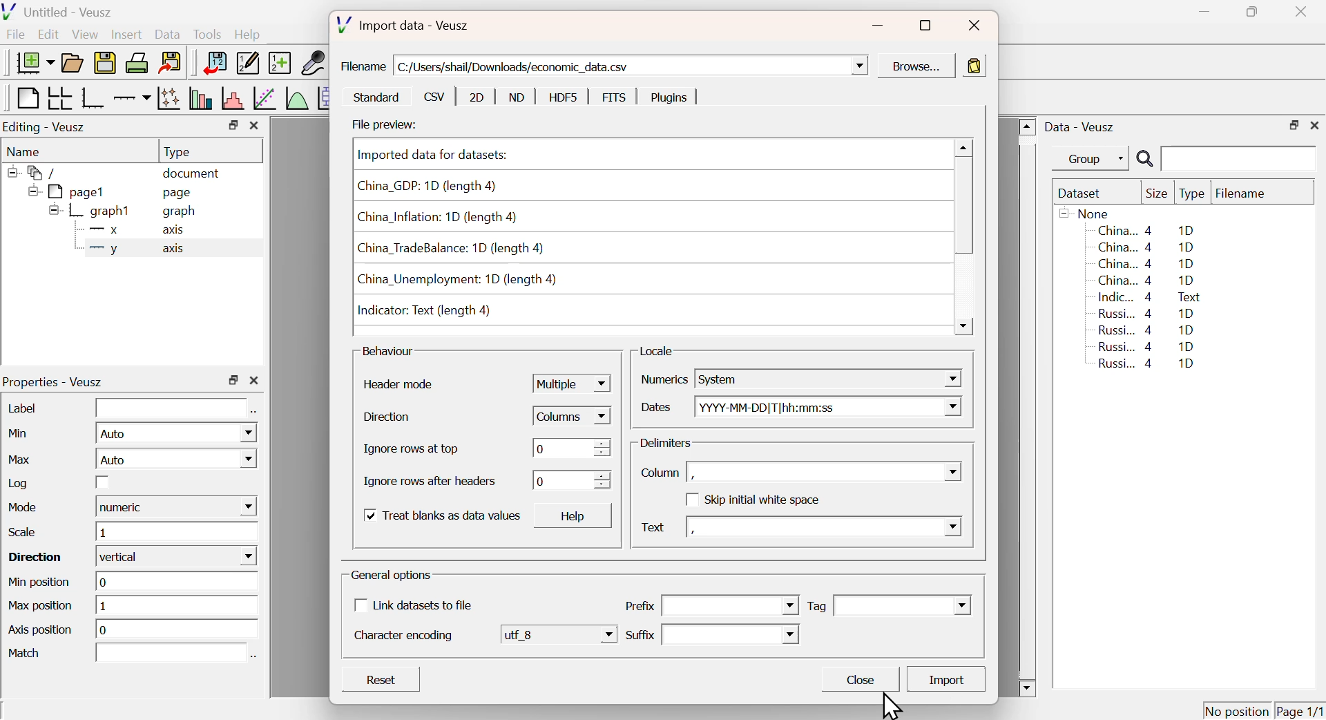 This screenshot has height=720, width=1326. I want to click on Export to graphics format, so click(171, 61).